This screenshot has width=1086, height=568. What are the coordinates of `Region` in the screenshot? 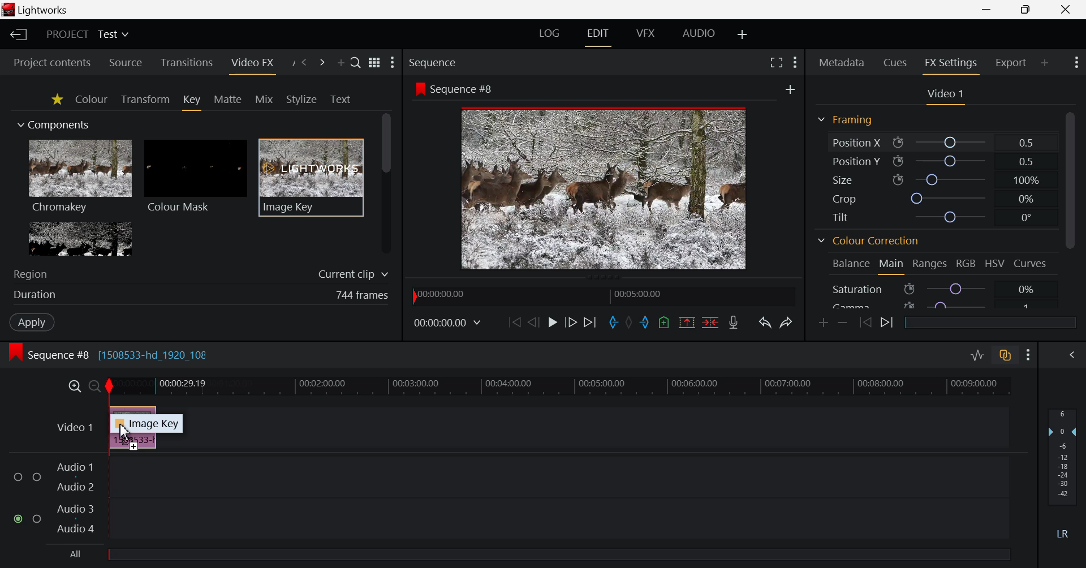 It's located at (31, 274).